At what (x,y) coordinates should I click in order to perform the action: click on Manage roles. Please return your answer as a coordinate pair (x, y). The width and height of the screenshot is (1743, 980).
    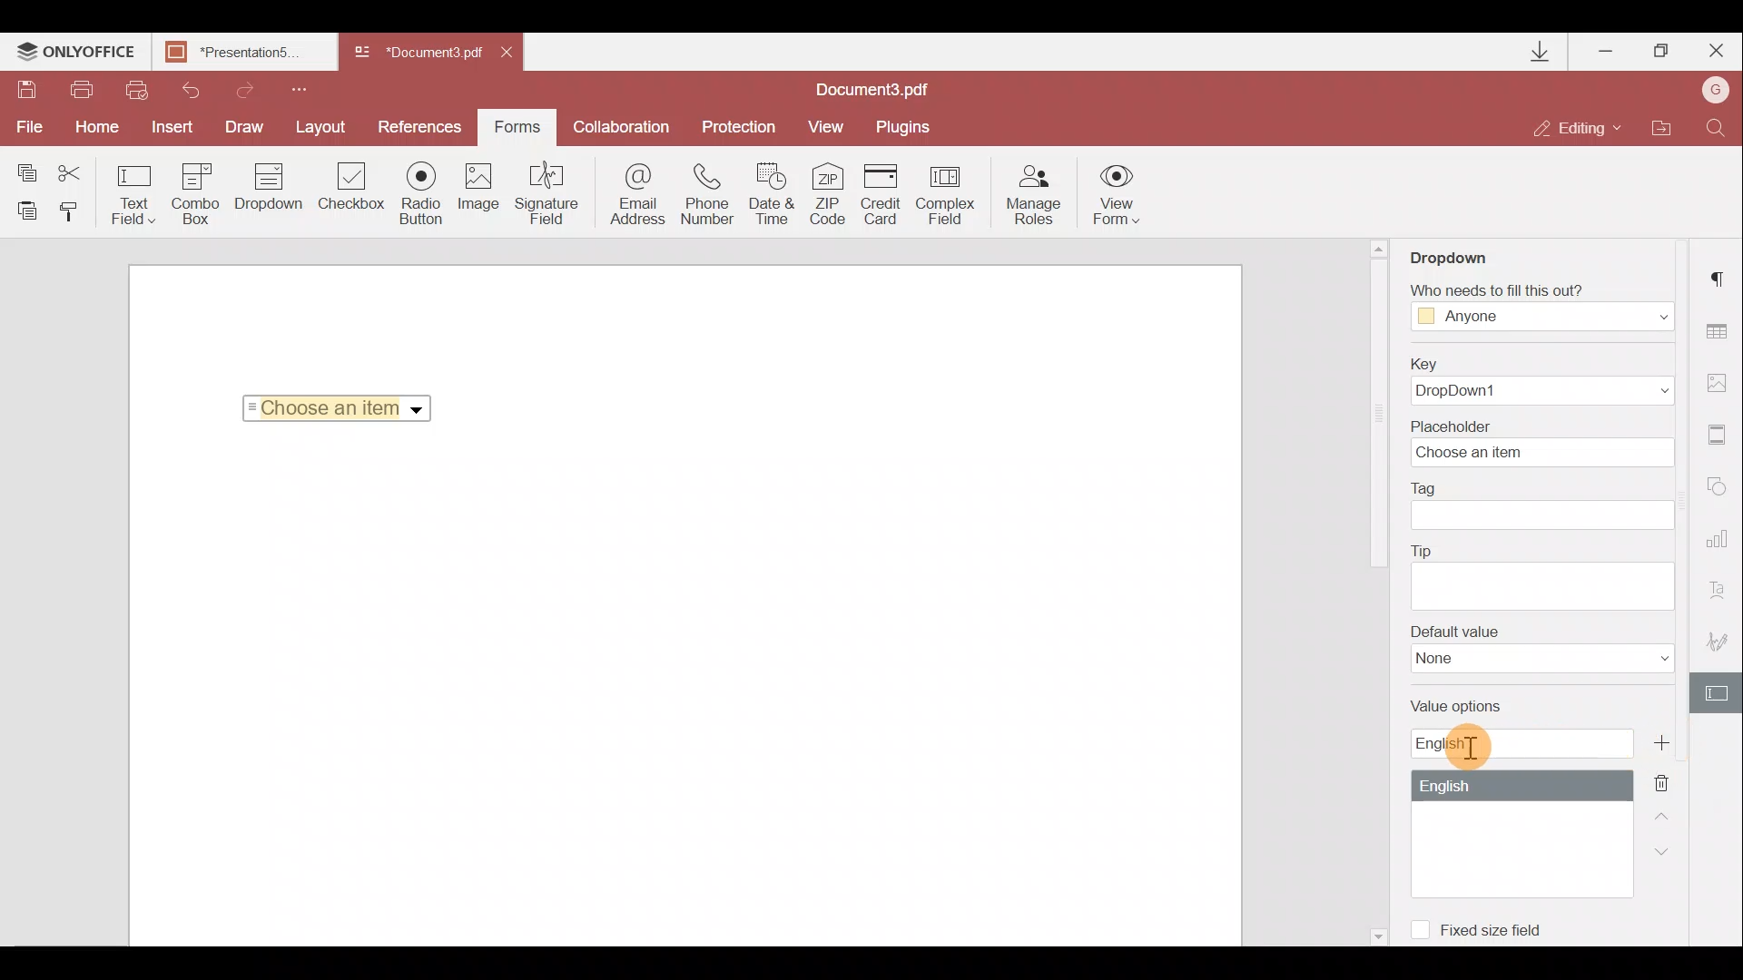
    Looking at the image, I should click on (1033, 195).